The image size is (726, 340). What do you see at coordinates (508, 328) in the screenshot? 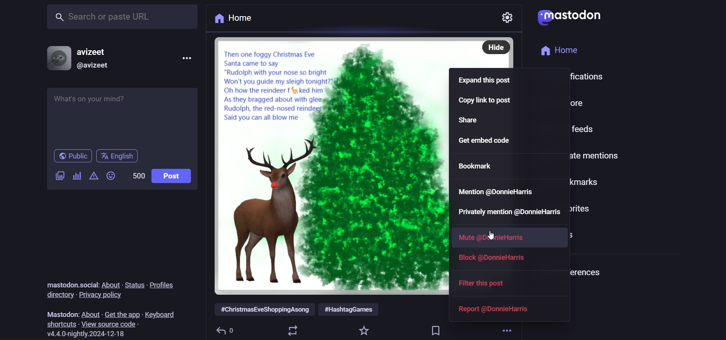
I see `more` at bounding box center [508, 328].